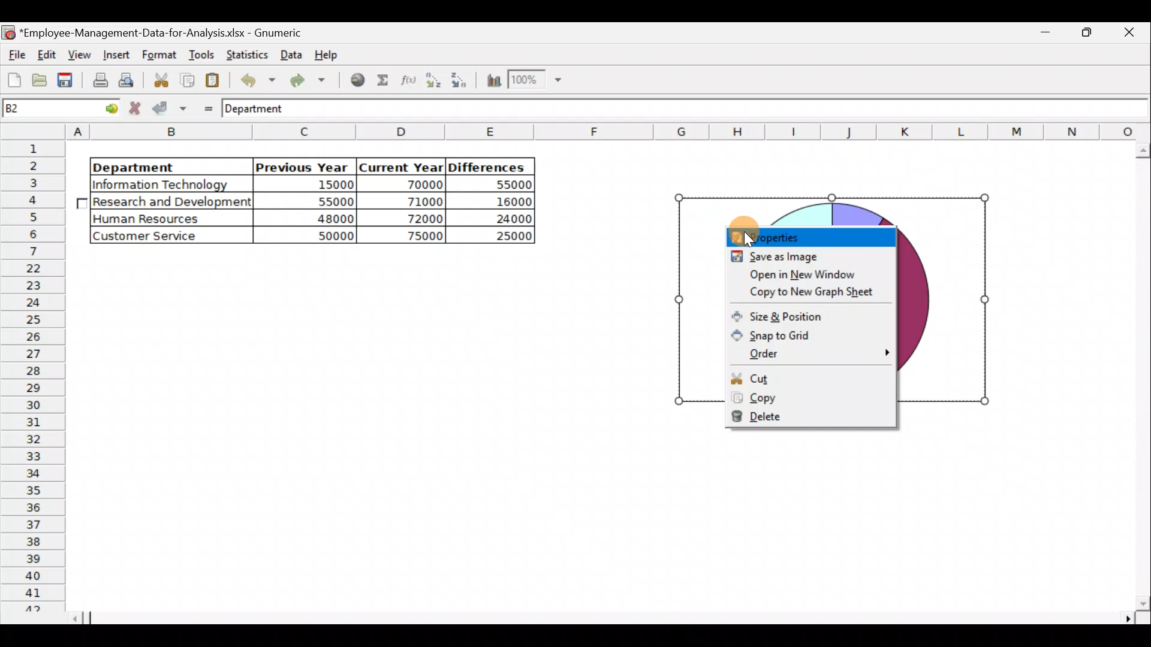 The image size is (1151, 647). Describe the element at coordinates (186, 80) in the screenshot. I see `Copy the selection` at that location.